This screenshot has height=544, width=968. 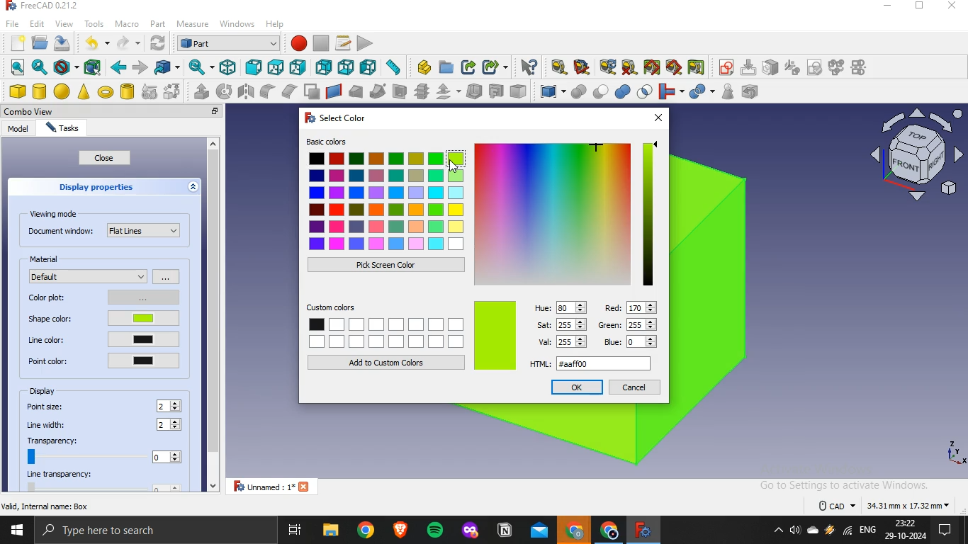 What do you see at coordinates (62, 91) in the screenshot?
I see `sphere` at bounding box center [62, 91].